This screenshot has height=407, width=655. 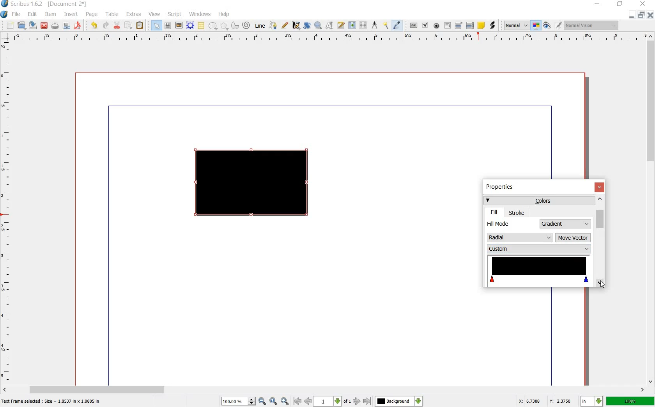 I want to click on open, so click(x=23, y=26).